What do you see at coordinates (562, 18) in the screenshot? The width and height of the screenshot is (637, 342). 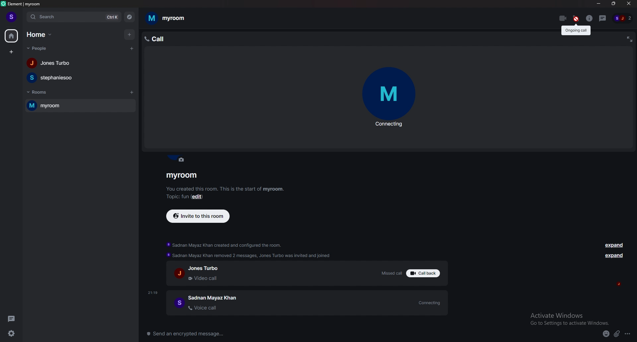 I see `video call` at bounding box center [562, 18].